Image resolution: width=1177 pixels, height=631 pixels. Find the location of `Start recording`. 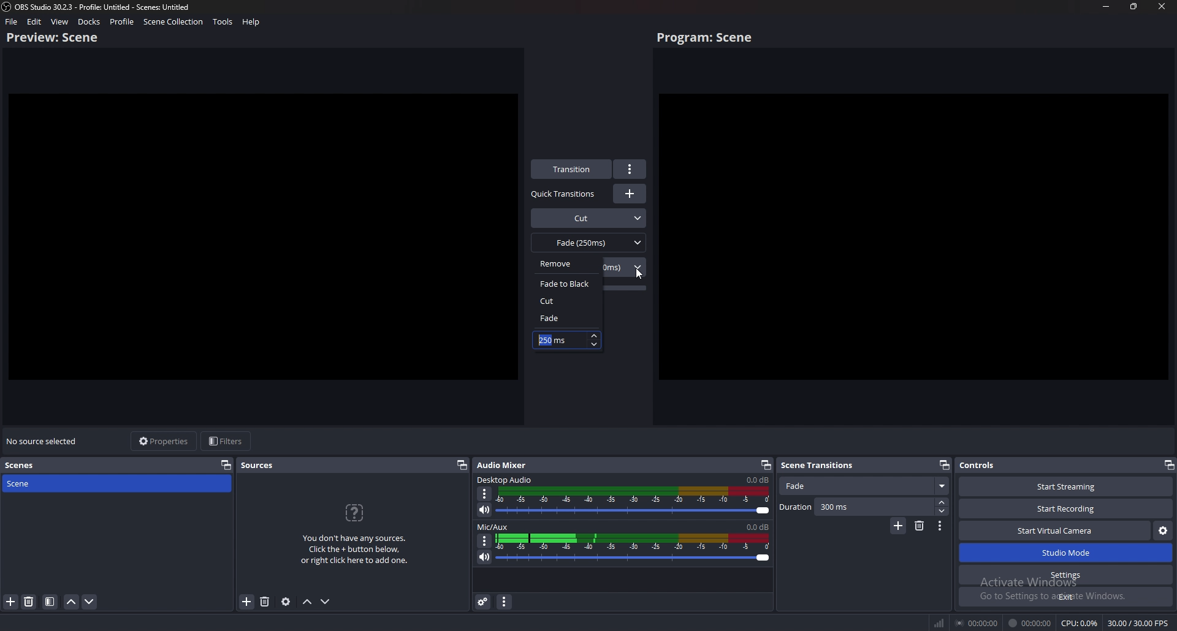

Start recording is located at coordinates (1067, 508).